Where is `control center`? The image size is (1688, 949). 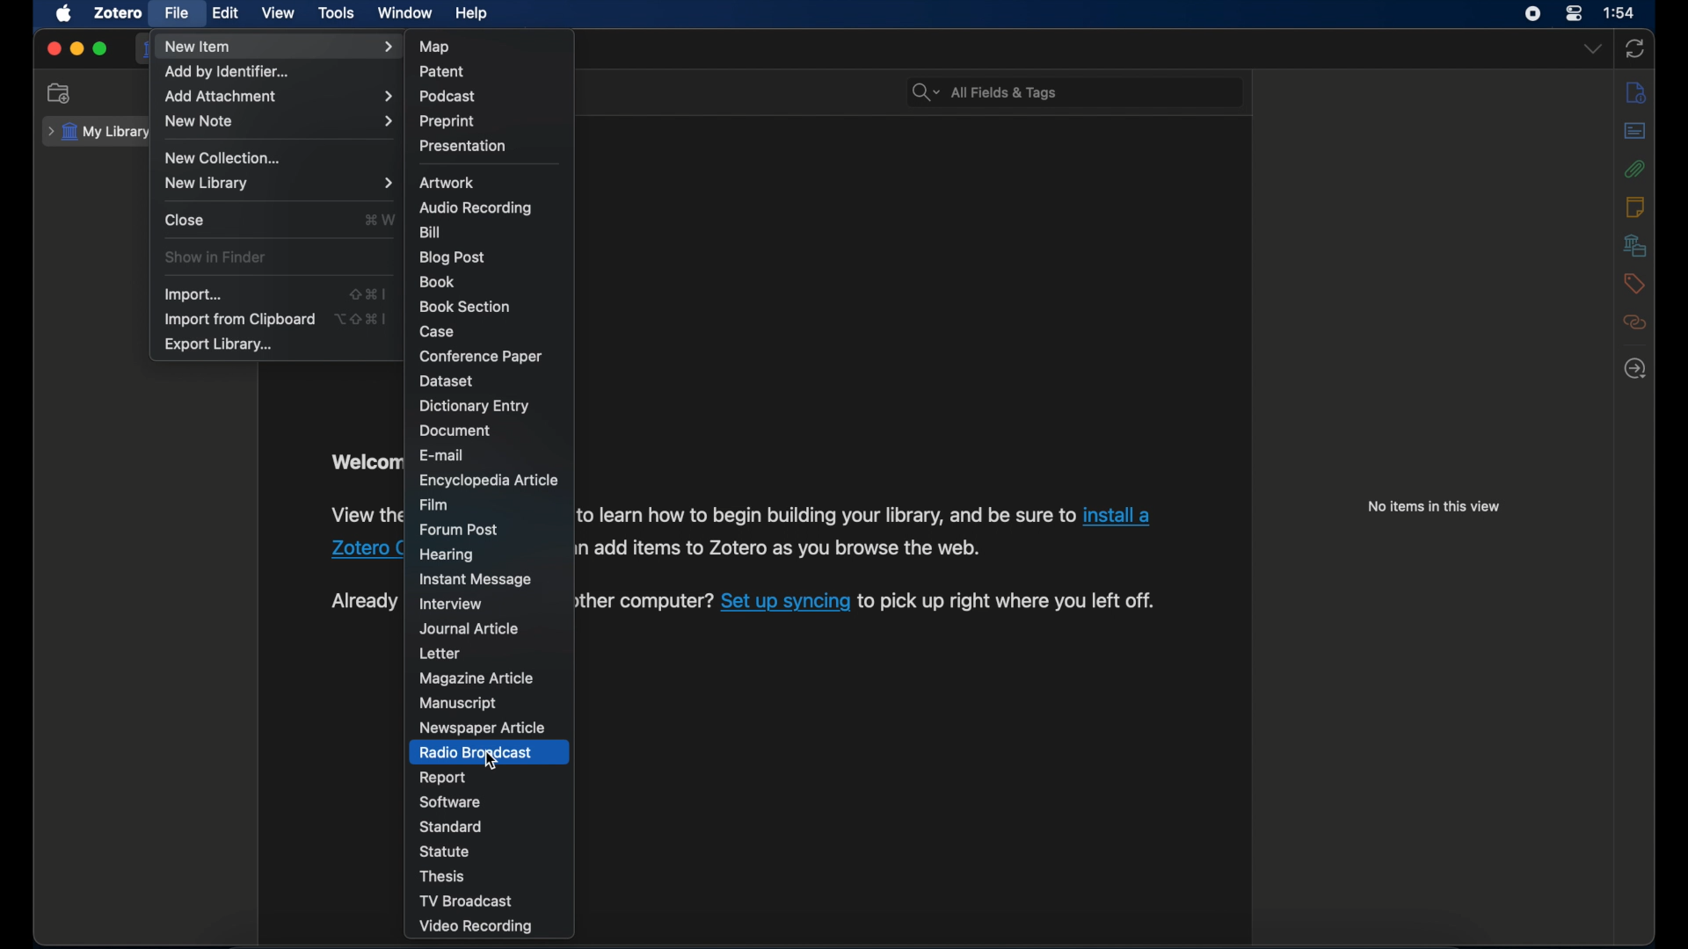 control center is located at coordinates (1573, 14).